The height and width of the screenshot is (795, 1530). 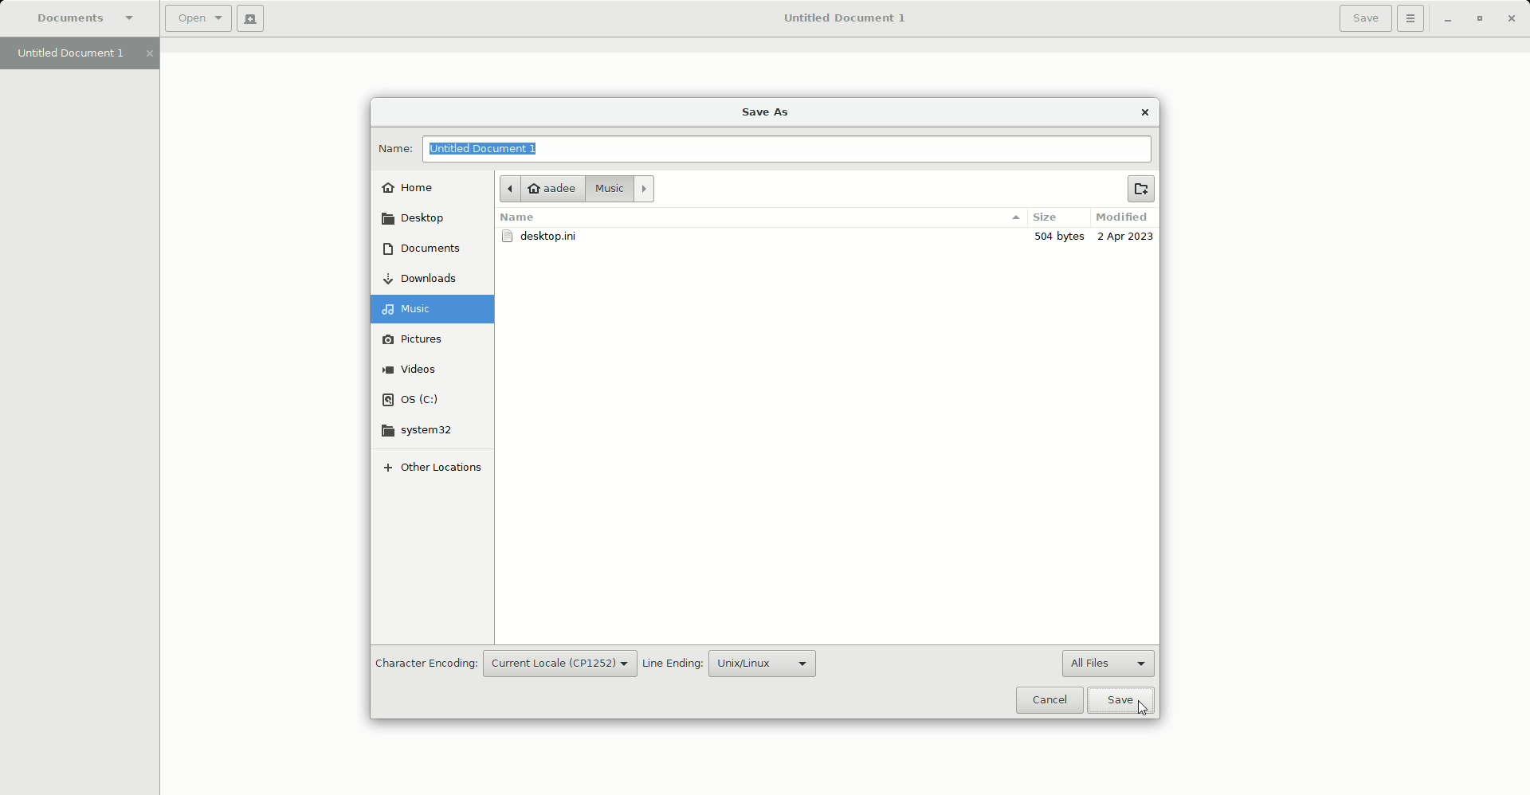 I want to click on 300 bytes, so click(x=1057, y=237).